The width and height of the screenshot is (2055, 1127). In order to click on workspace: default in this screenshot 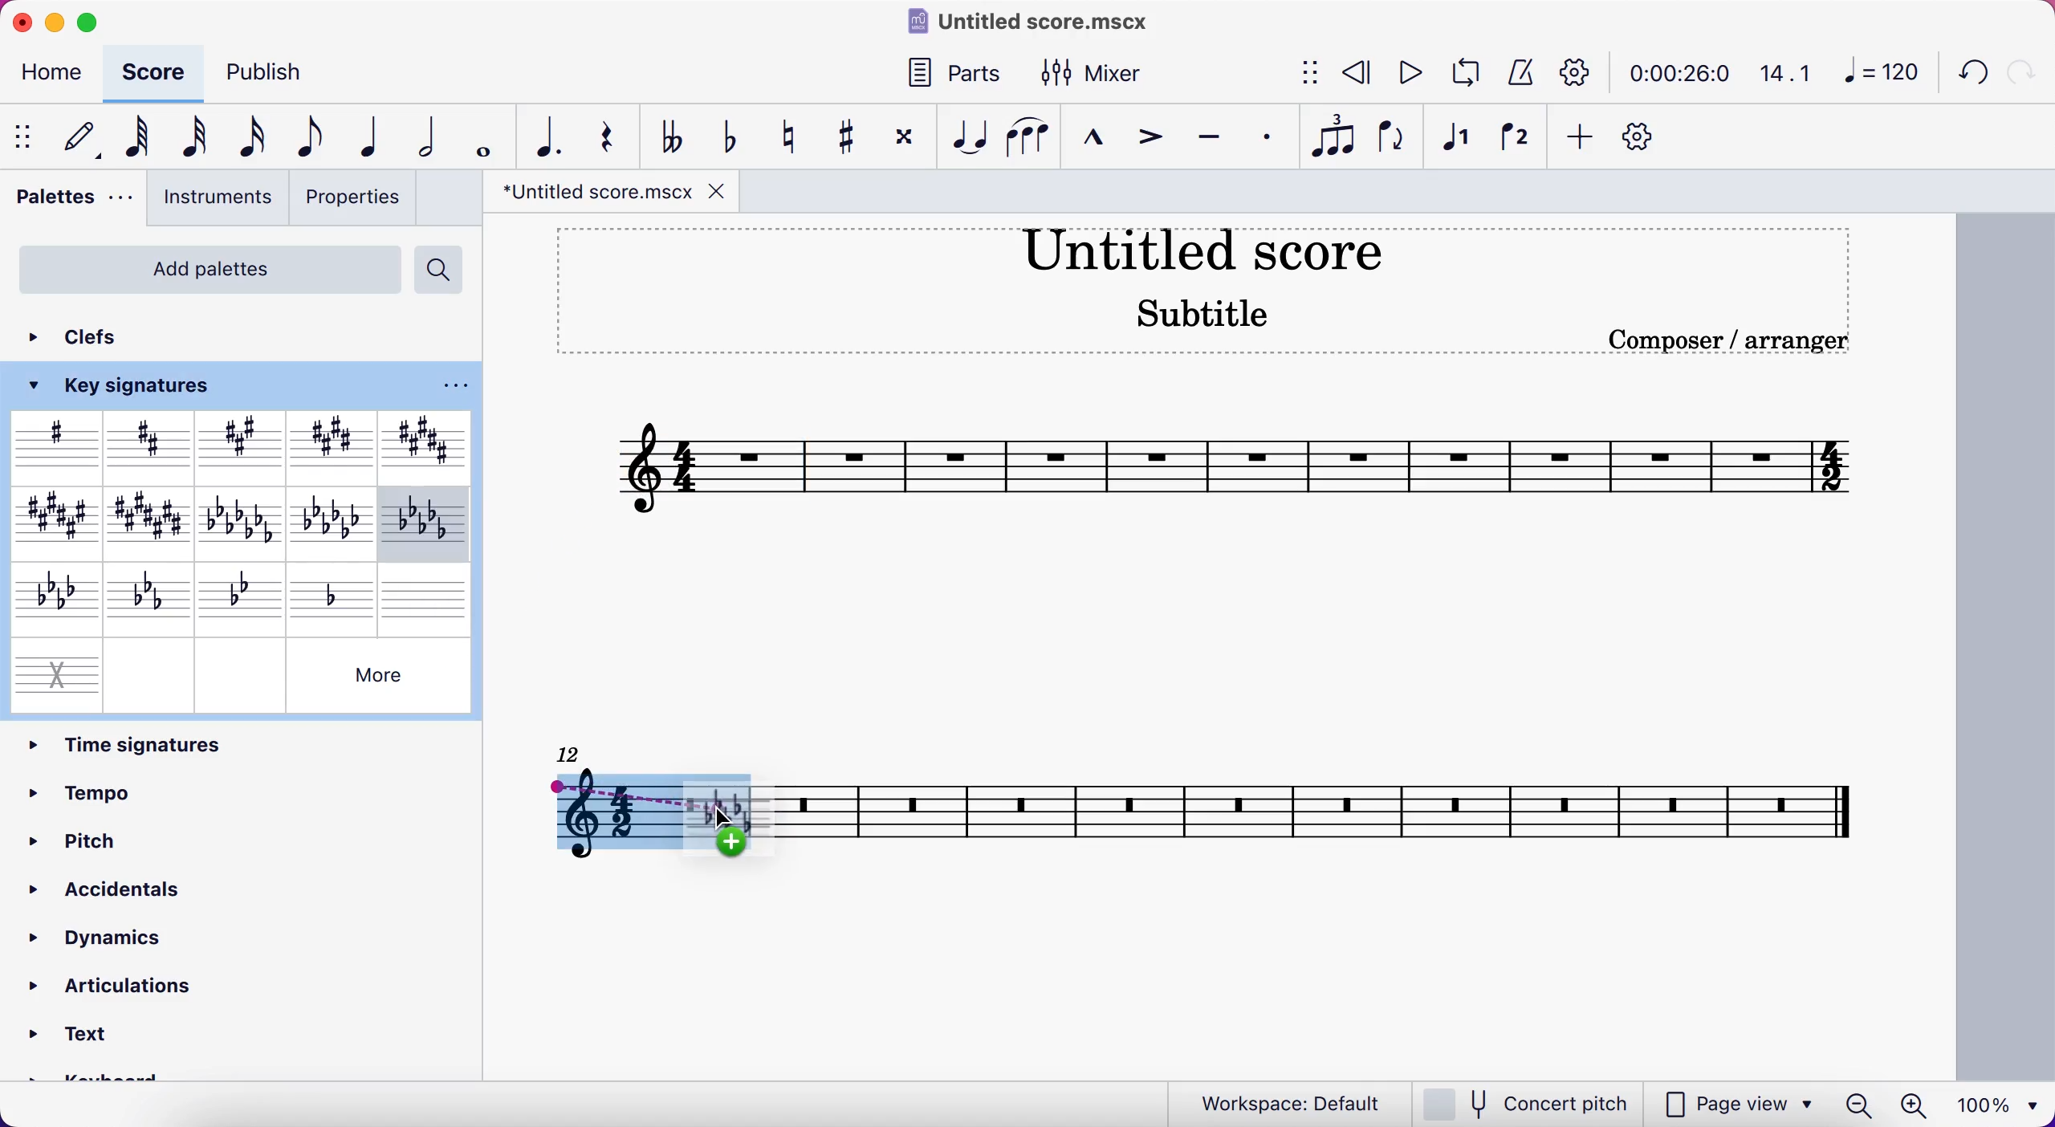, I will do `click(1274, 1101)`.